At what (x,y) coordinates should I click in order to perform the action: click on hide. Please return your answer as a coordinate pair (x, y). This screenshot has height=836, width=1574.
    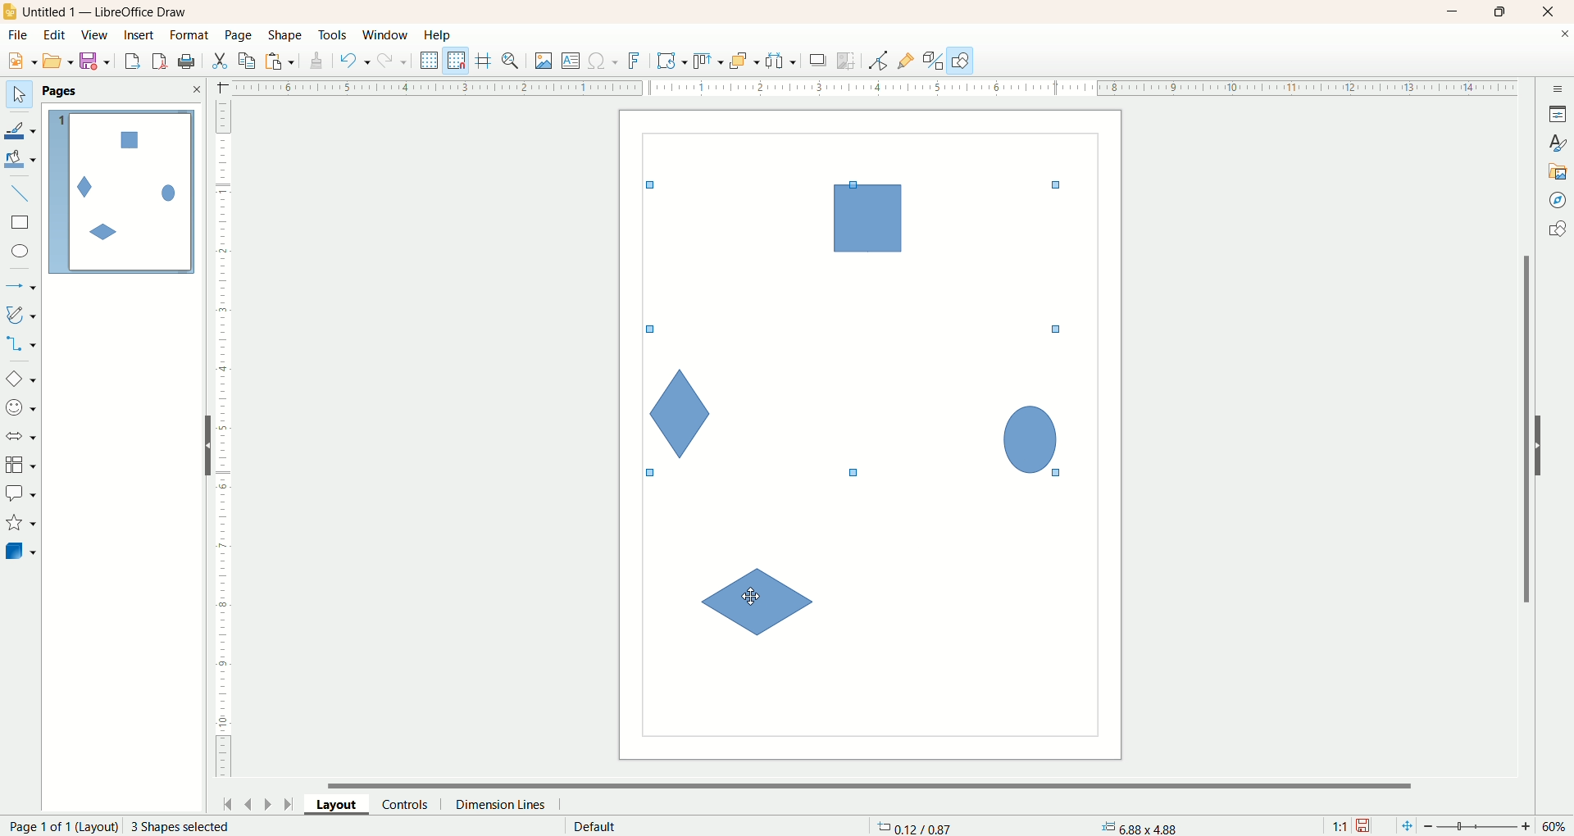
    Looking at the image, I should click on (1547, 443).